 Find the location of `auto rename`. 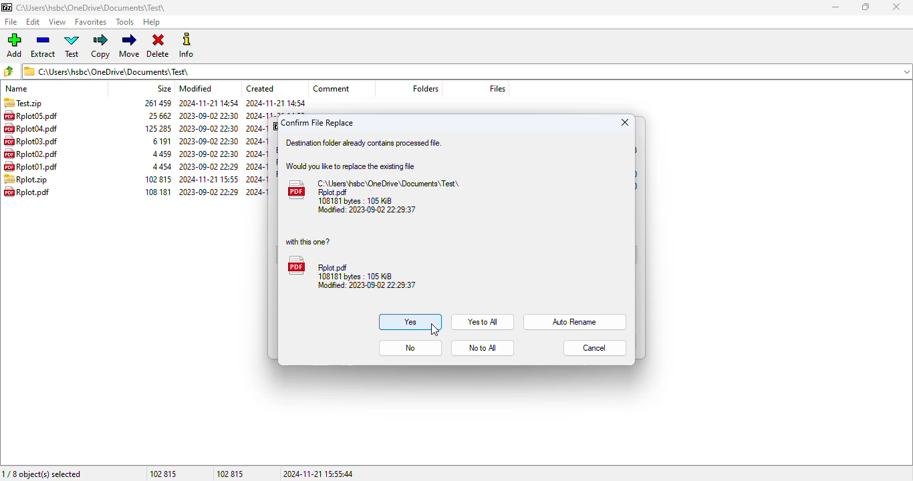

auto rename is located at coordinates (575, 322).